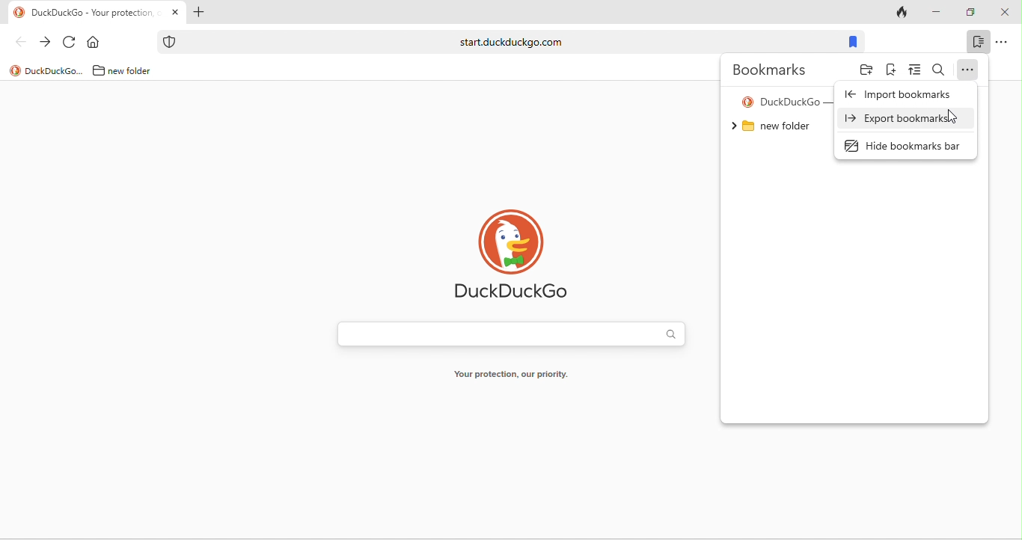 This screenshot has height=540, width=1022. Describe the element at coordinates (937, 13) in the screenshot. I see `minimize` at that location.